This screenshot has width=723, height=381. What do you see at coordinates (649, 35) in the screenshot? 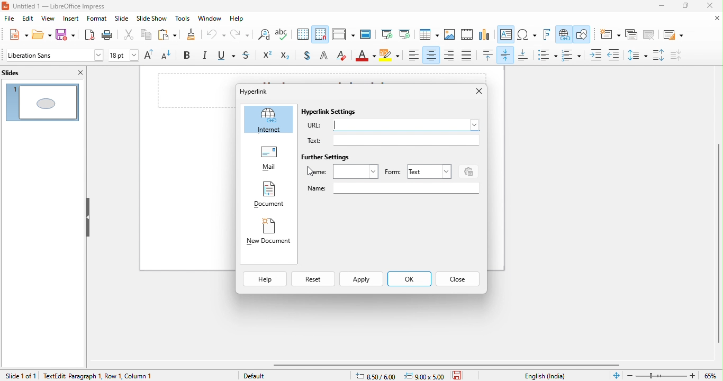
I see `delete slide` at bounding box center [649, 35].